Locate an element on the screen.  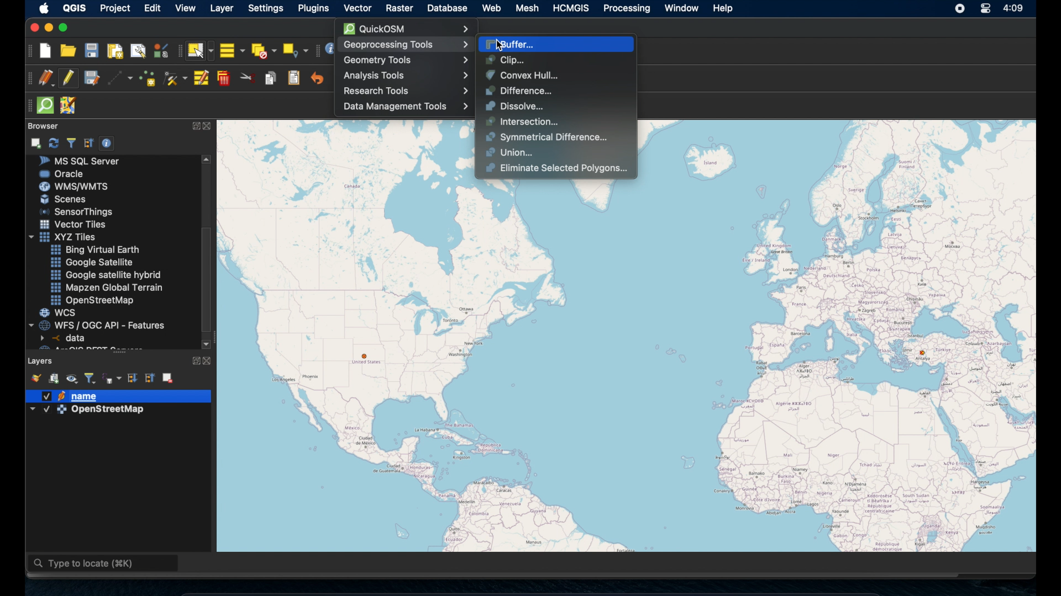
Analysis Tools  is located at coordinates (409, 76).